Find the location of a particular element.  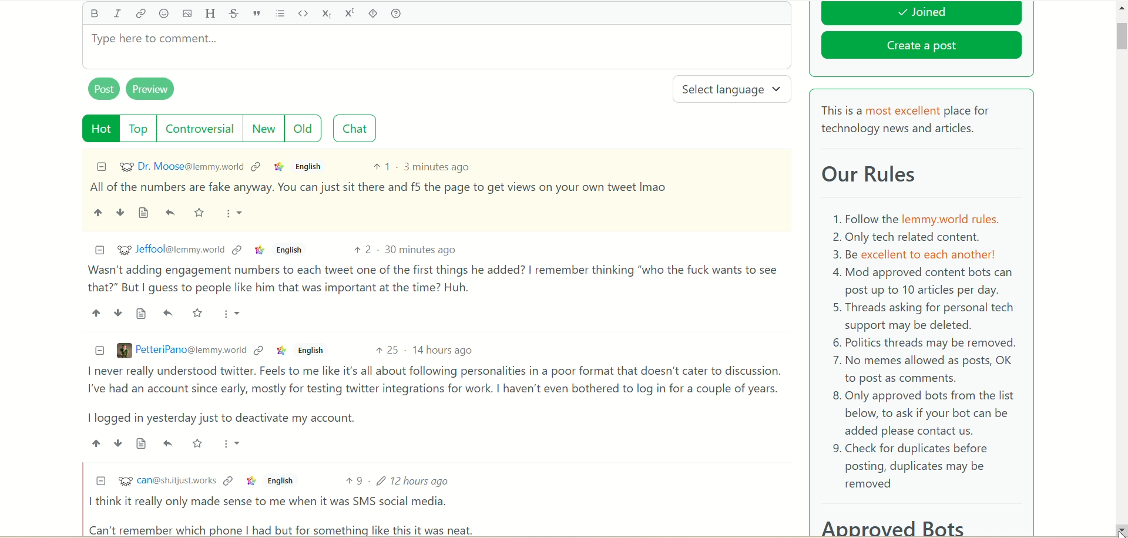

Collapse is located at coordinates (100, 480).